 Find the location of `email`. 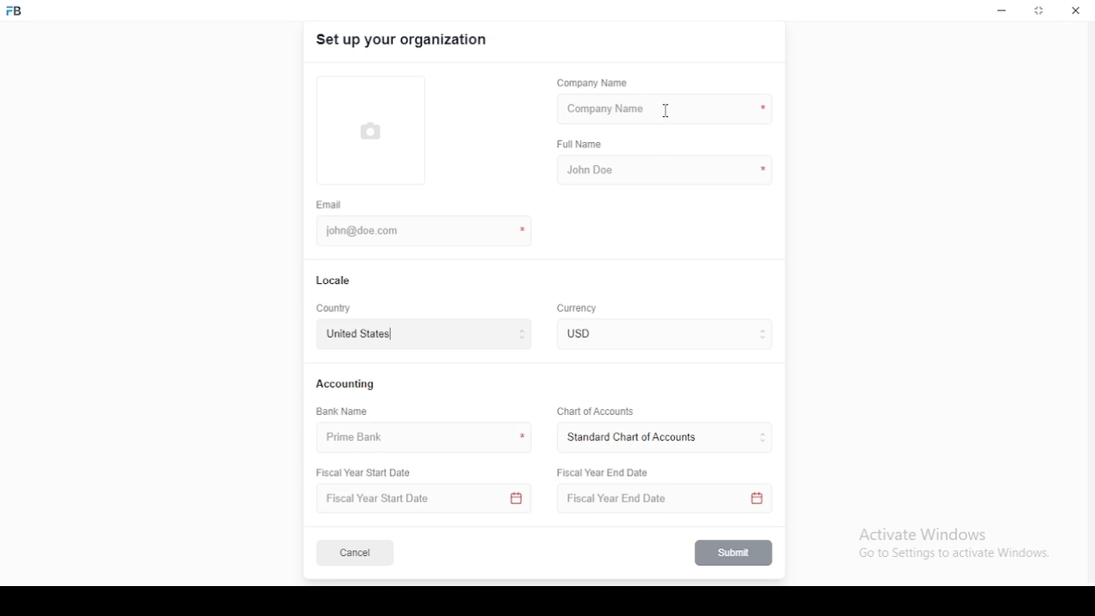

email is located at coordinates (329, 204).